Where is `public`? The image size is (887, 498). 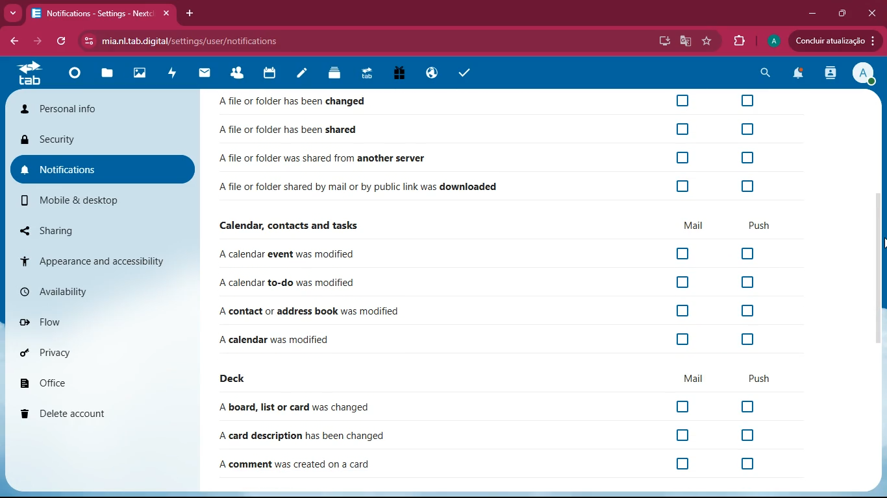
public is located at coordinates (431, 73).